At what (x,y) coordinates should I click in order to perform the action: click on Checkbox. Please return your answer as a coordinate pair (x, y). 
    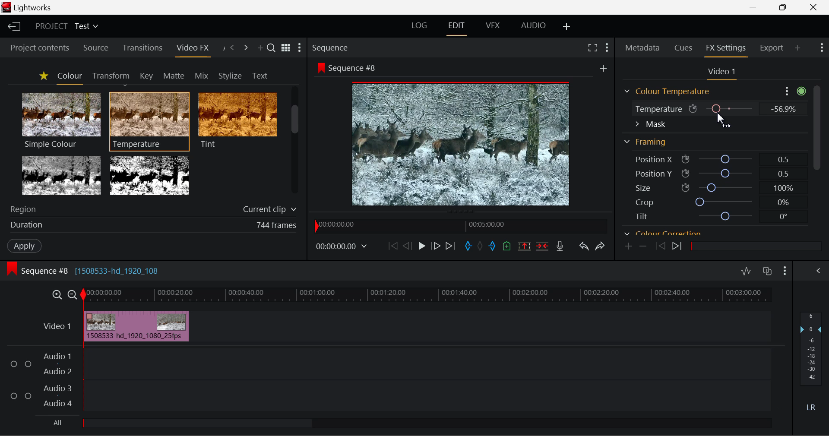
    Looking at the image, I should click on (28, 395).